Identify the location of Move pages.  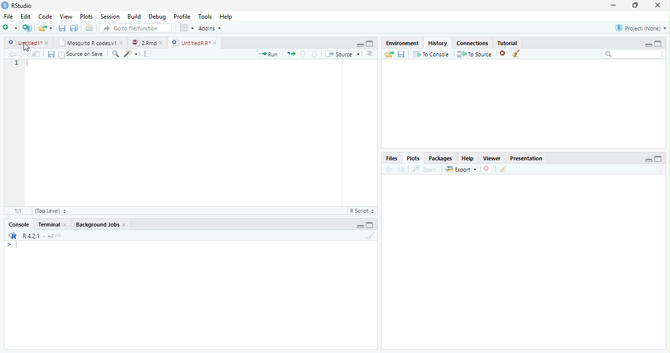
(289, 53).